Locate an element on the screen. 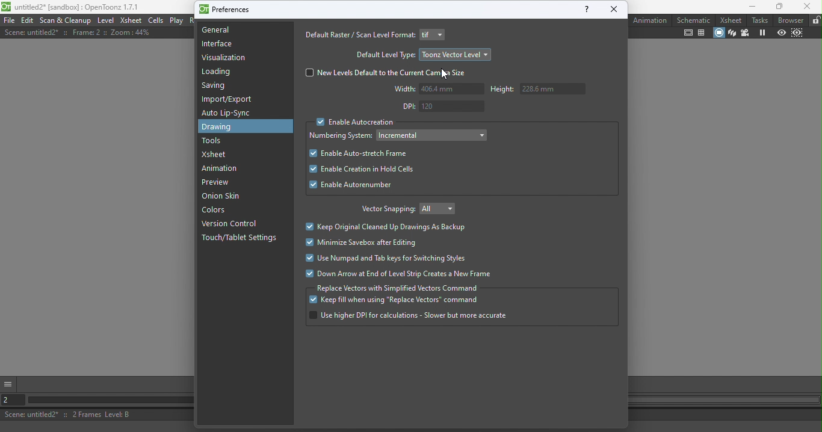 The image size is (822, 432). General is located at coordinates (243, 29).